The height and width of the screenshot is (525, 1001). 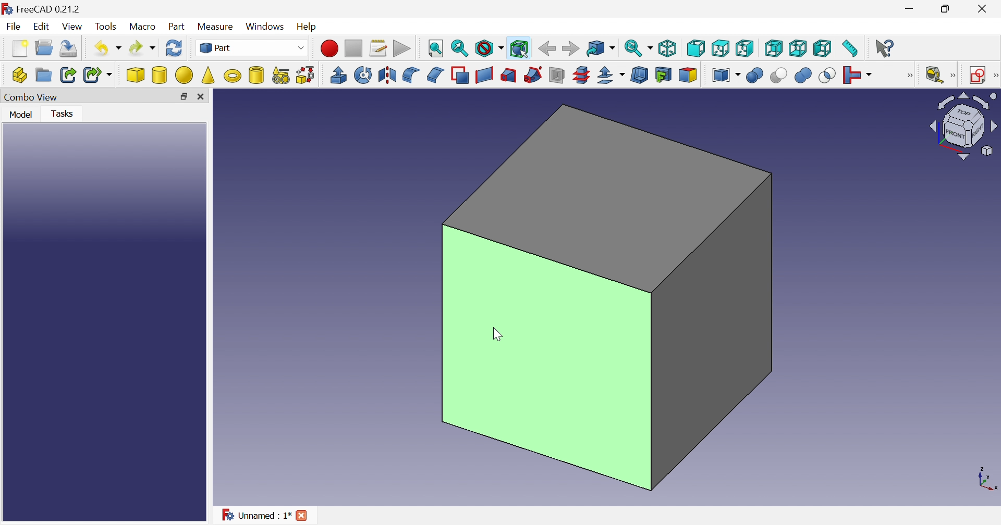 I want to click on Compound tools, so click(x=726, y=74).